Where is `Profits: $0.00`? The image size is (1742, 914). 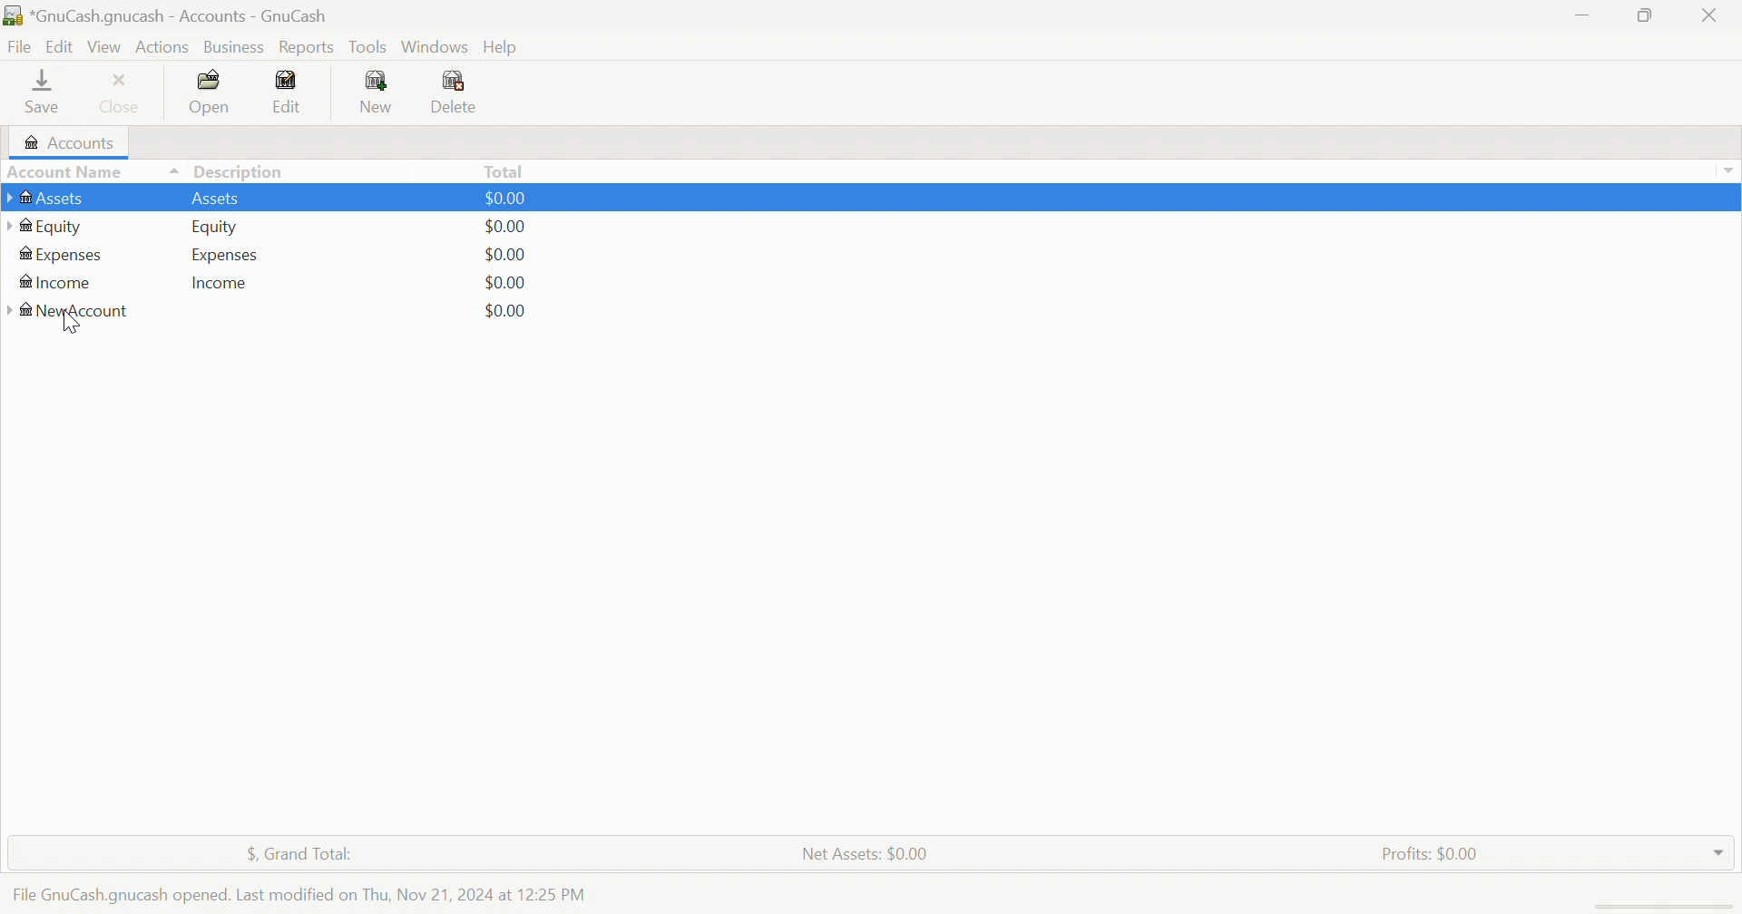 Profits: $0.00 is located at coordinates (1434, 854).